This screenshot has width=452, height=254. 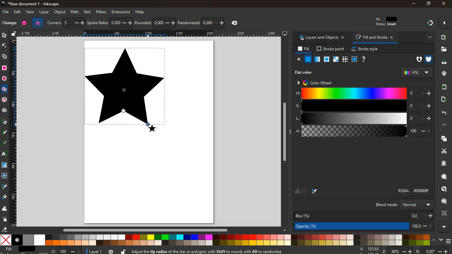 I want to click on spiral, so click(x=5, y=112).